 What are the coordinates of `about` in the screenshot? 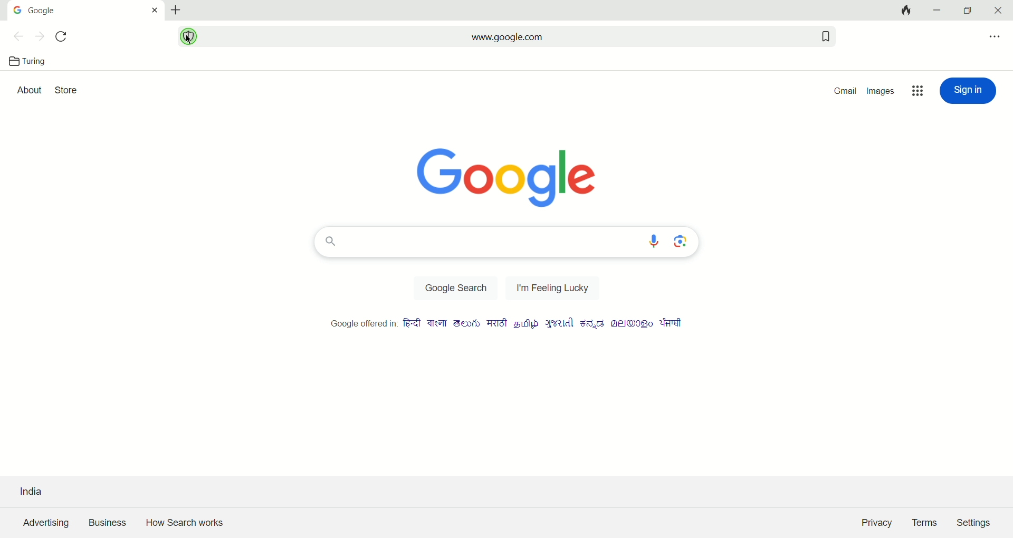 It's located at (29, 91).